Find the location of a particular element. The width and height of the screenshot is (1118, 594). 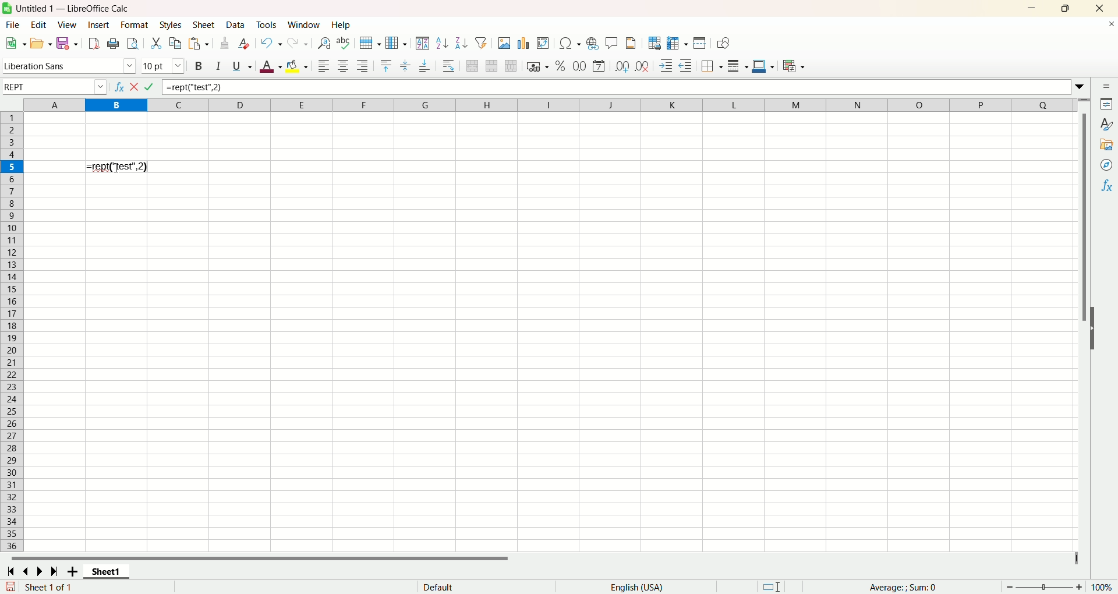

export directly as PDF is located at coordinates (95, 43).